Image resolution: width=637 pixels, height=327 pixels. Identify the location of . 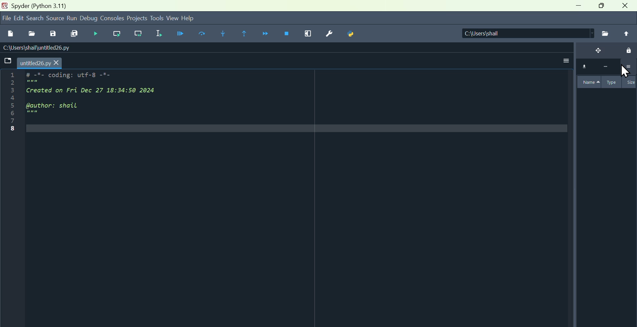
(18, 18).